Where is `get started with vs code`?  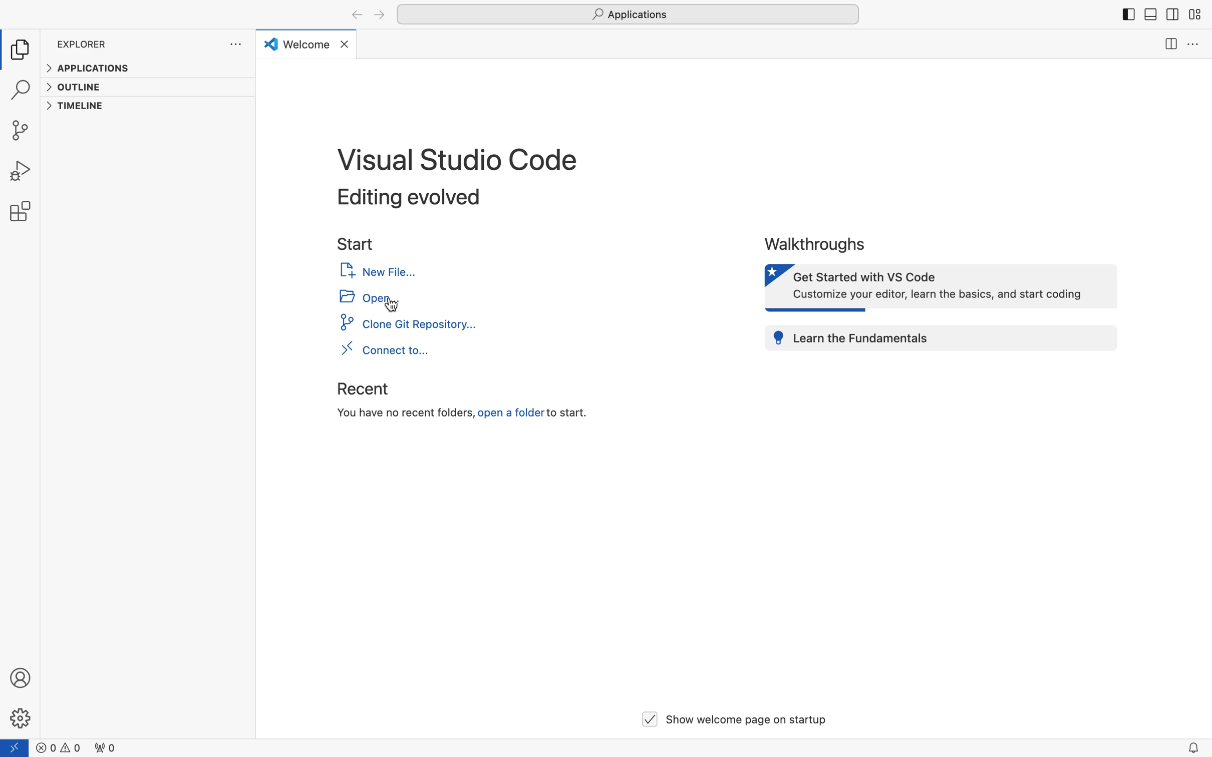 get started with vs code is located at coordinates (937, 287).